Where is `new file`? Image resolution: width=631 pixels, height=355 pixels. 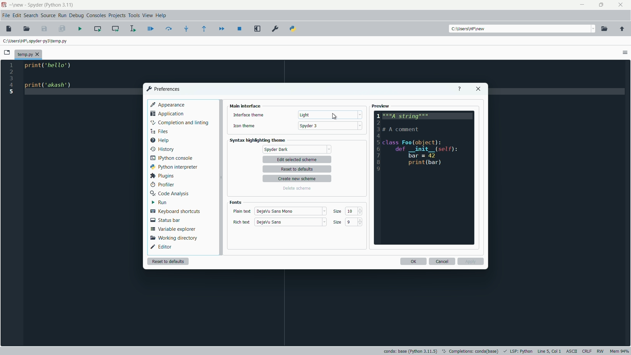
new file is located at coordinates (9, 29).